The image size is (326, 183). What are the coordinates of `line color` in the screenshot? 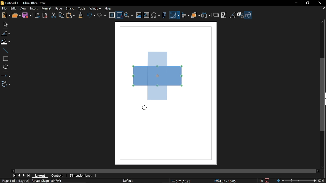 It's located at (5, 33).